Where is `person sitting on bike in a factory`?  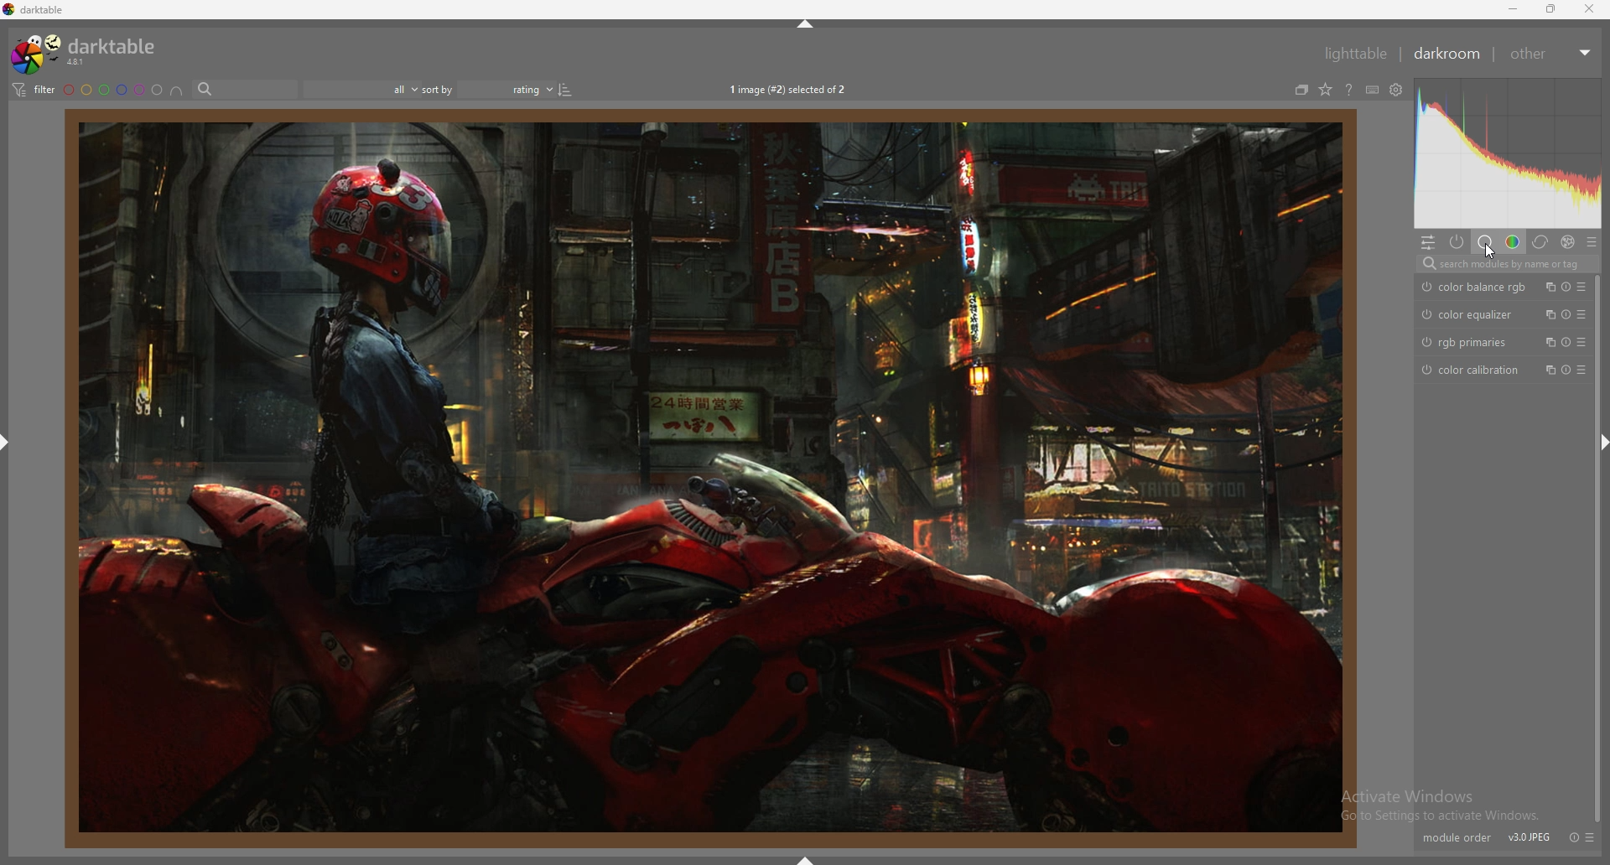
person sitting on bike in a factory is located at coordinates (706, 476).